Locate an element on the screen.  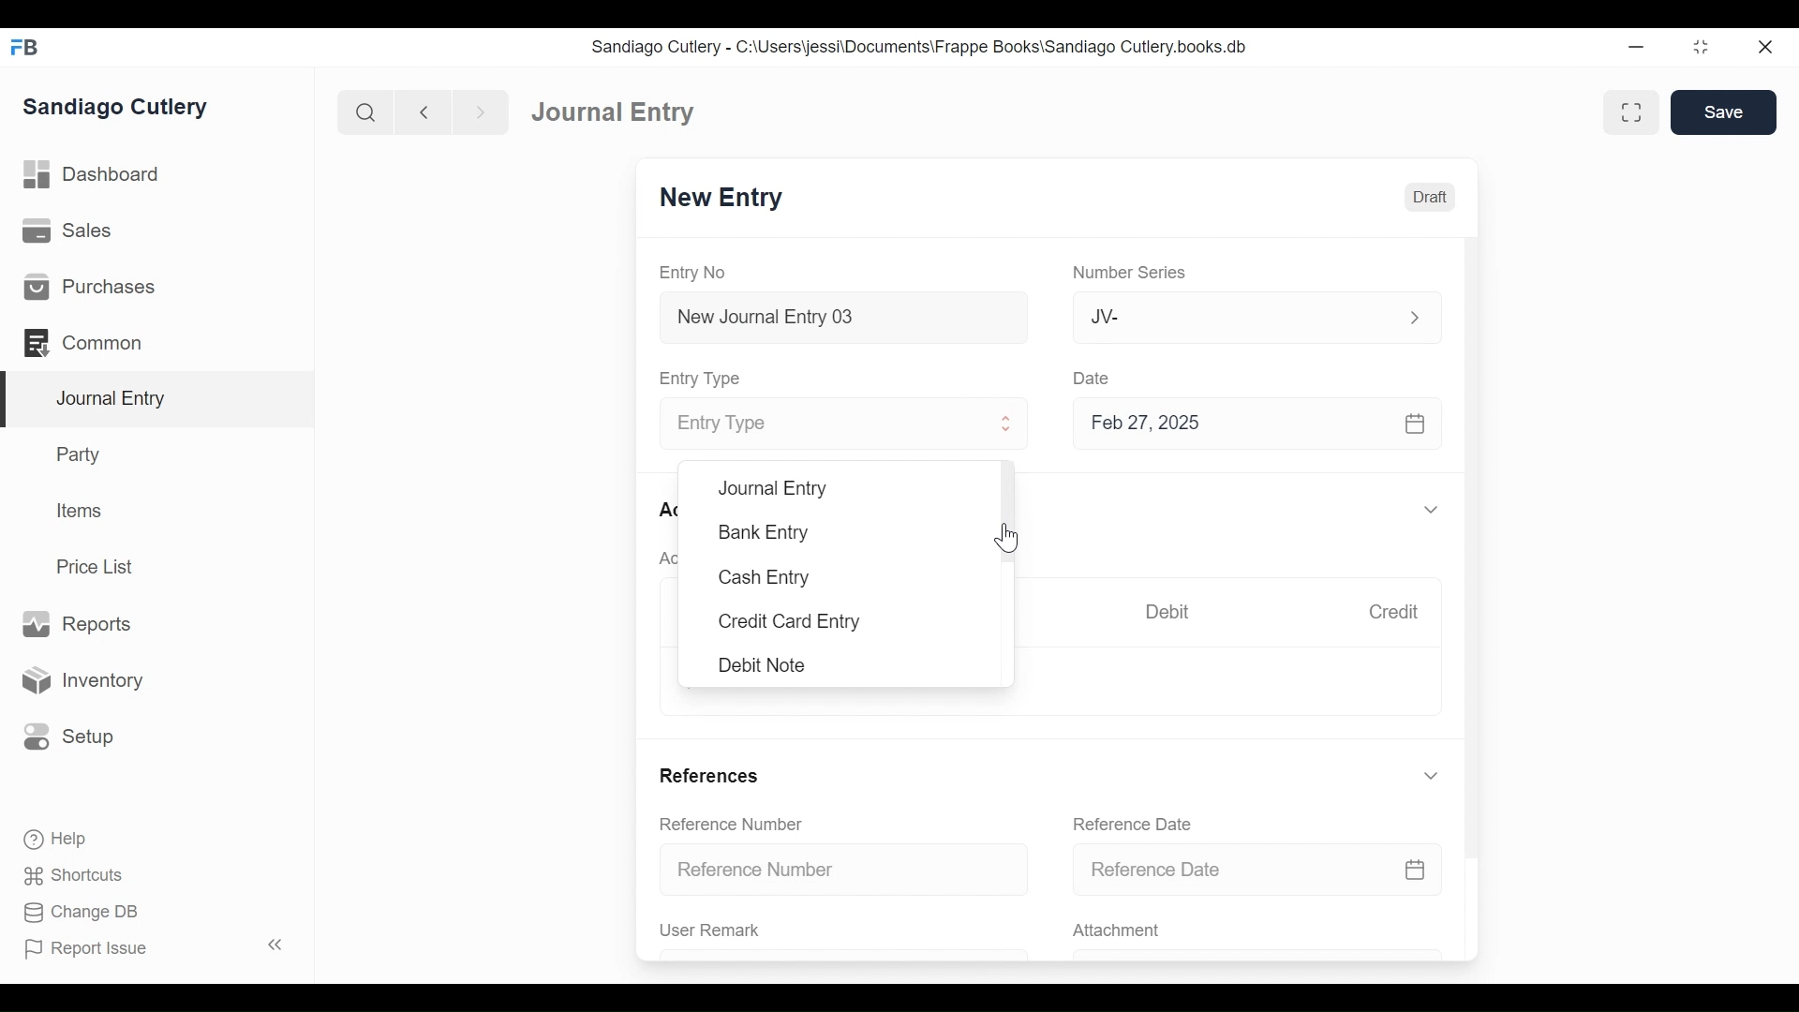
Close is located at coordinates (1763, 47).